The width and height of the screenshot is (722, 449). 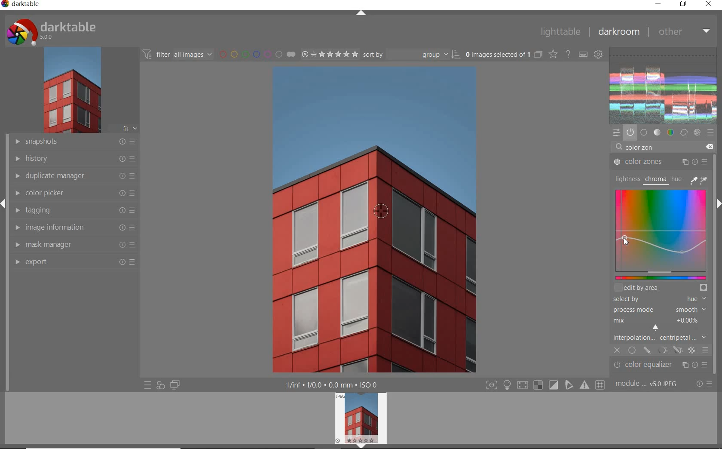 What do you see at coordinates (617, 351) in the screenshot?
I see `CLOSE` at bounding box center [617, 351].